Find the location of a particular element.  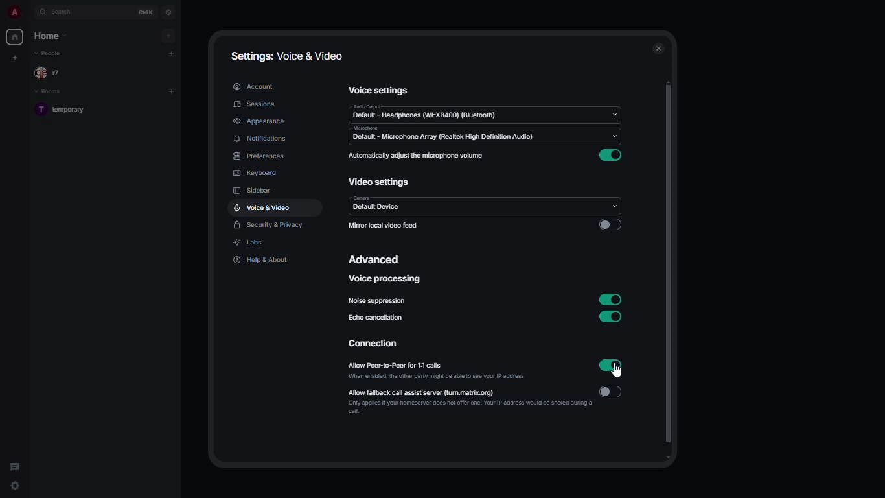

video settings is located at coordinates (378, 184).